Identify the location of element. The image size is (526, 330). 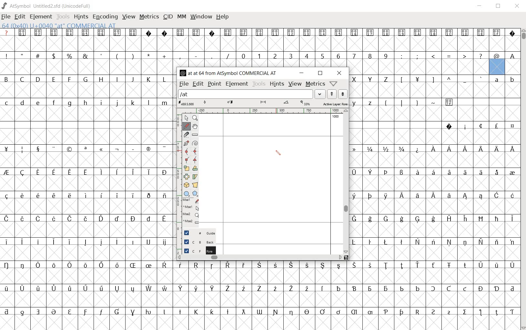
(237, 84).